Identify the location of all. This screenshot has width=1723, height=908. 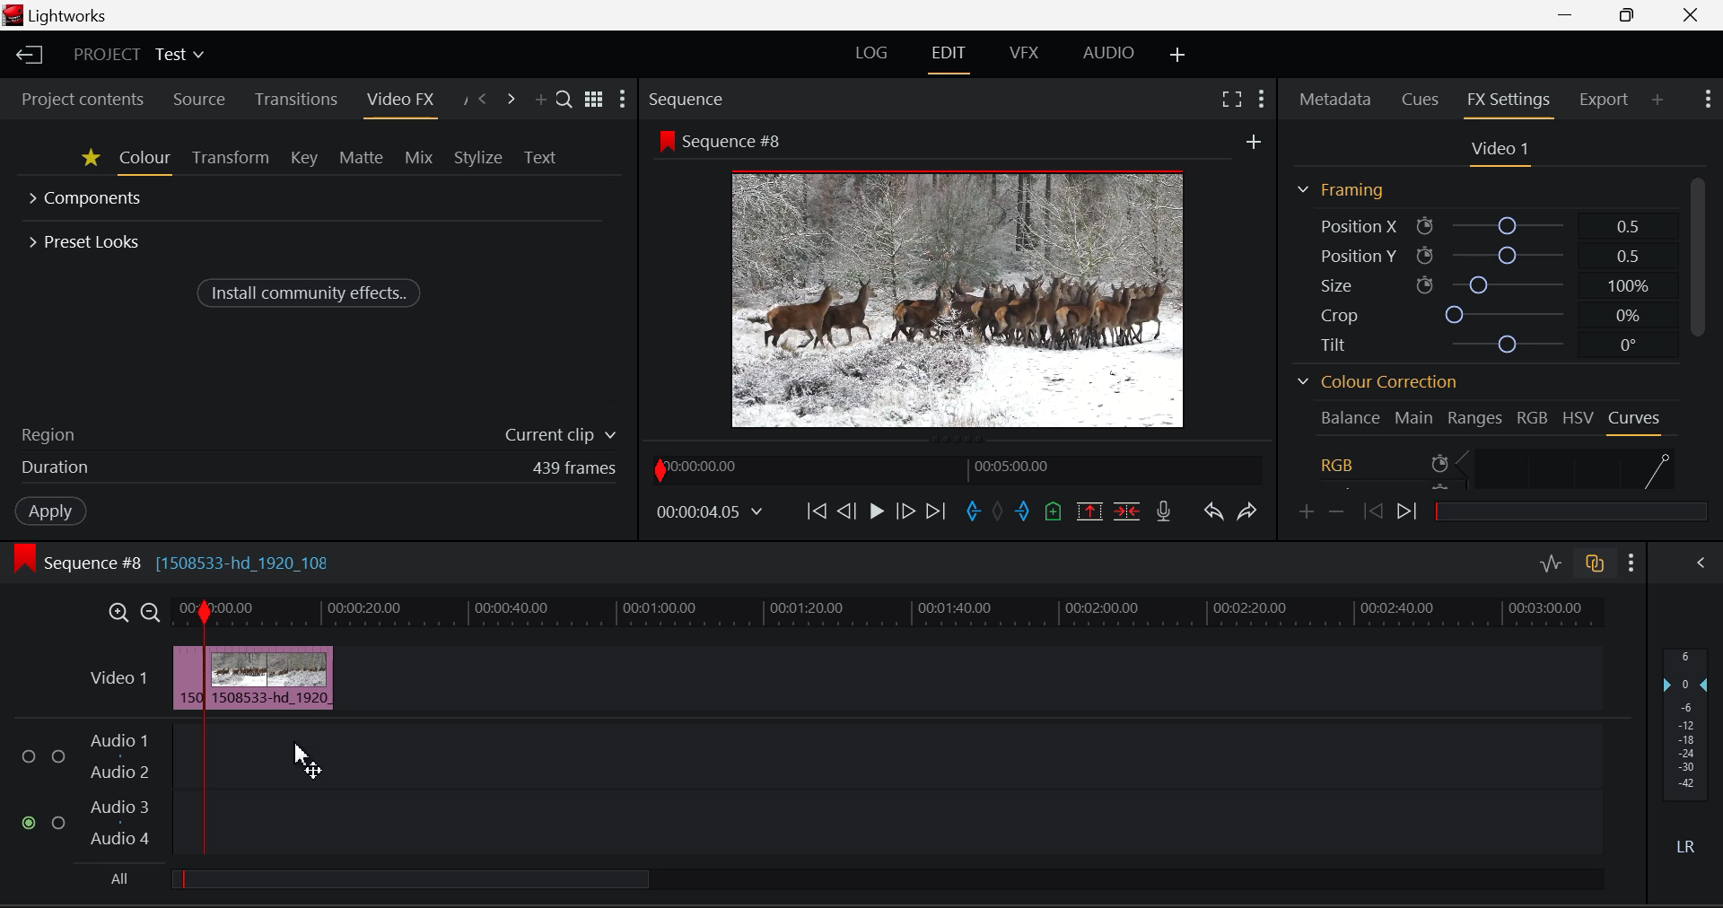
(476, 881).